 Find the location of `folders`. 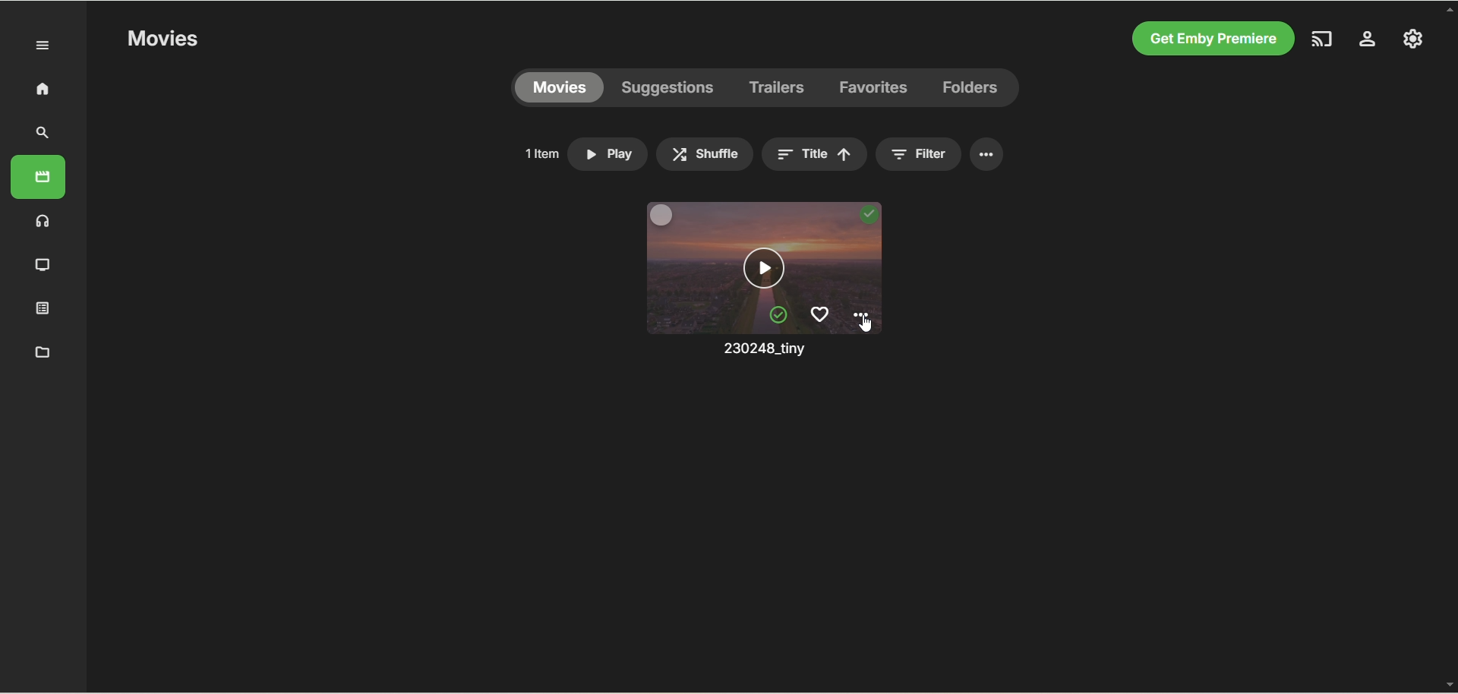

folders is located at coordinates (969, 88).